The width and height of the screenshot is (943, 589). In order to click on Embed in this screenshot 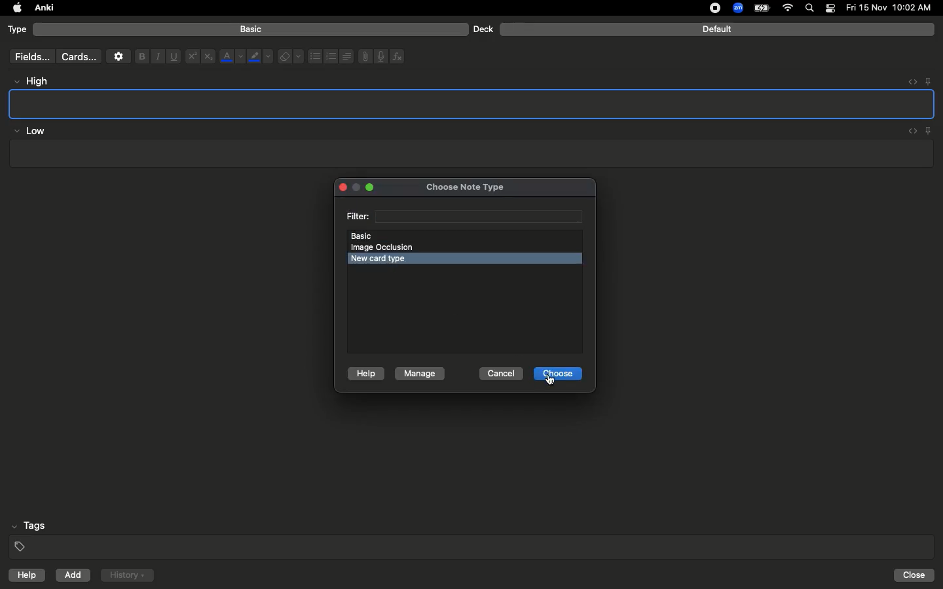, I will do `click(908, 82)`.